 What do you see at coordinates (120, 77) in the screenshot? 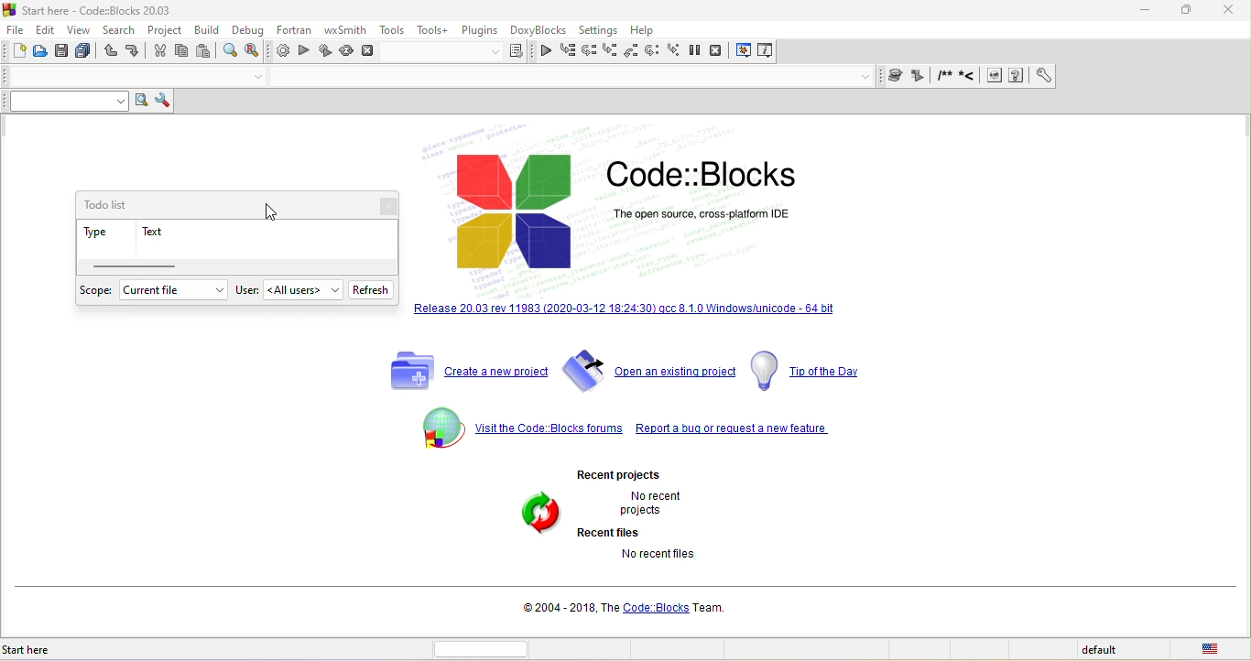
I see `open tab` at bounding box center [120, 77].